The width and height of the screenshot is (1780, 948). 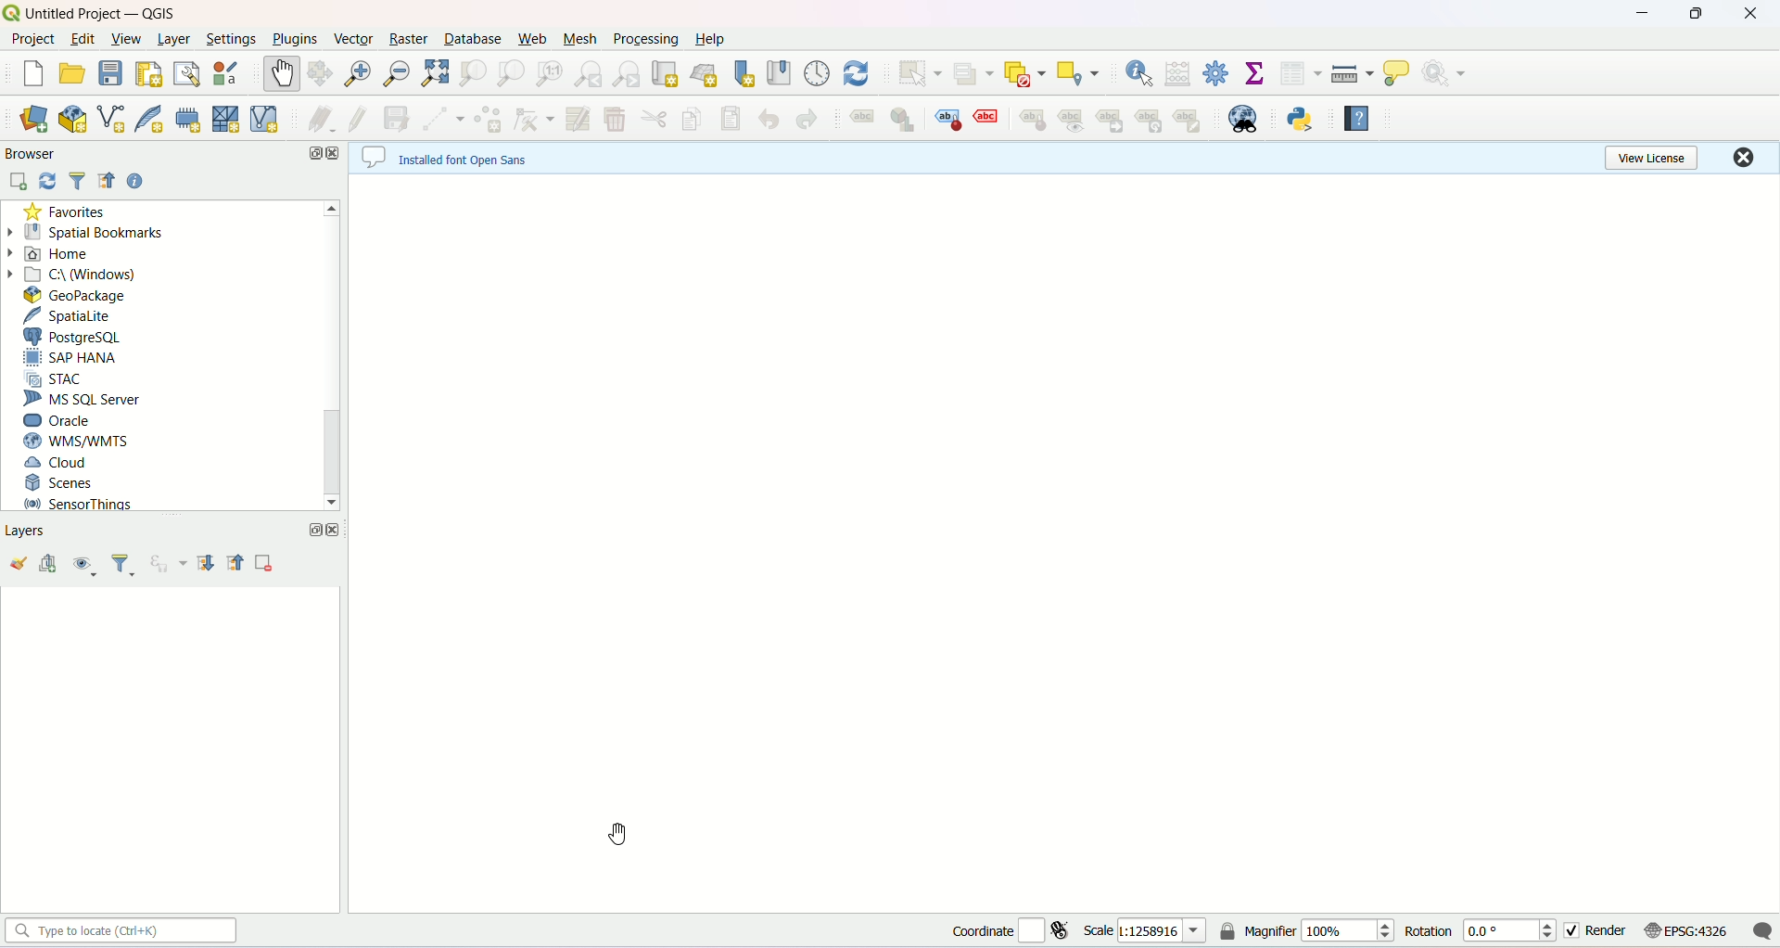 What do you see at coordinates (1074, 122) in the screenshot?
I see `show/hide labels and diagram` at bounding box center [1074, 122].